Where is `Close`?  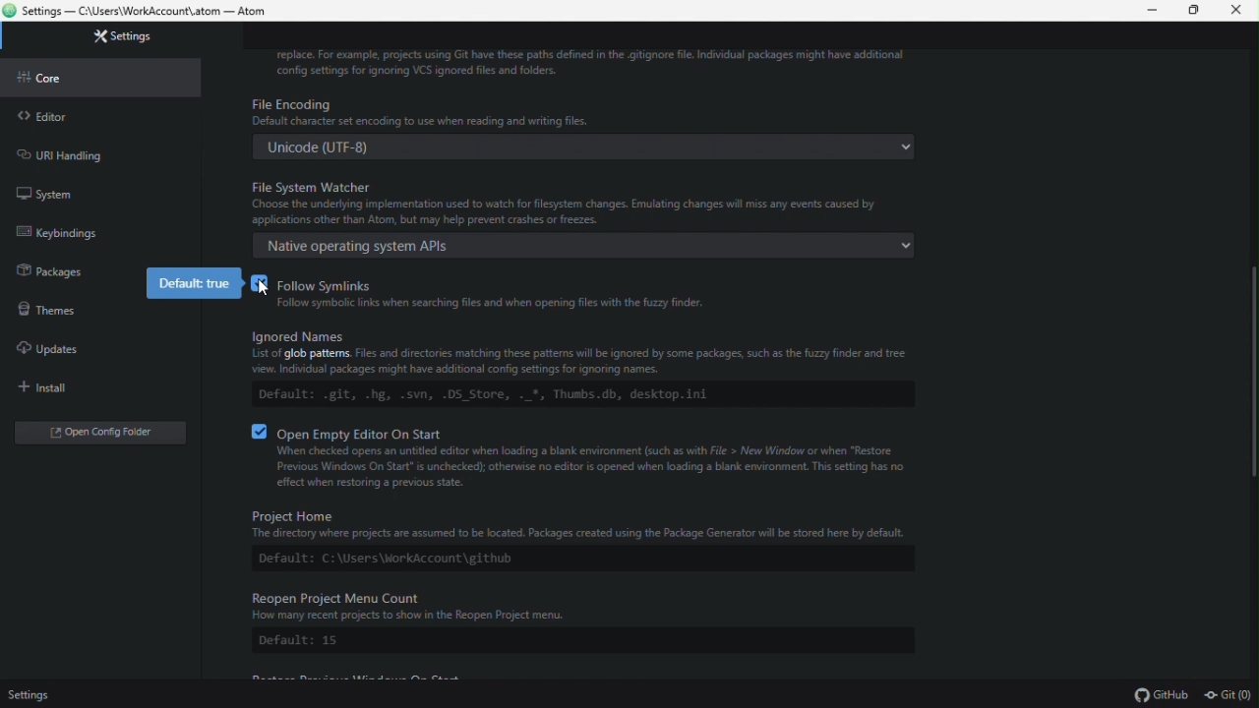
Close is located at coordinates (1237, 11).